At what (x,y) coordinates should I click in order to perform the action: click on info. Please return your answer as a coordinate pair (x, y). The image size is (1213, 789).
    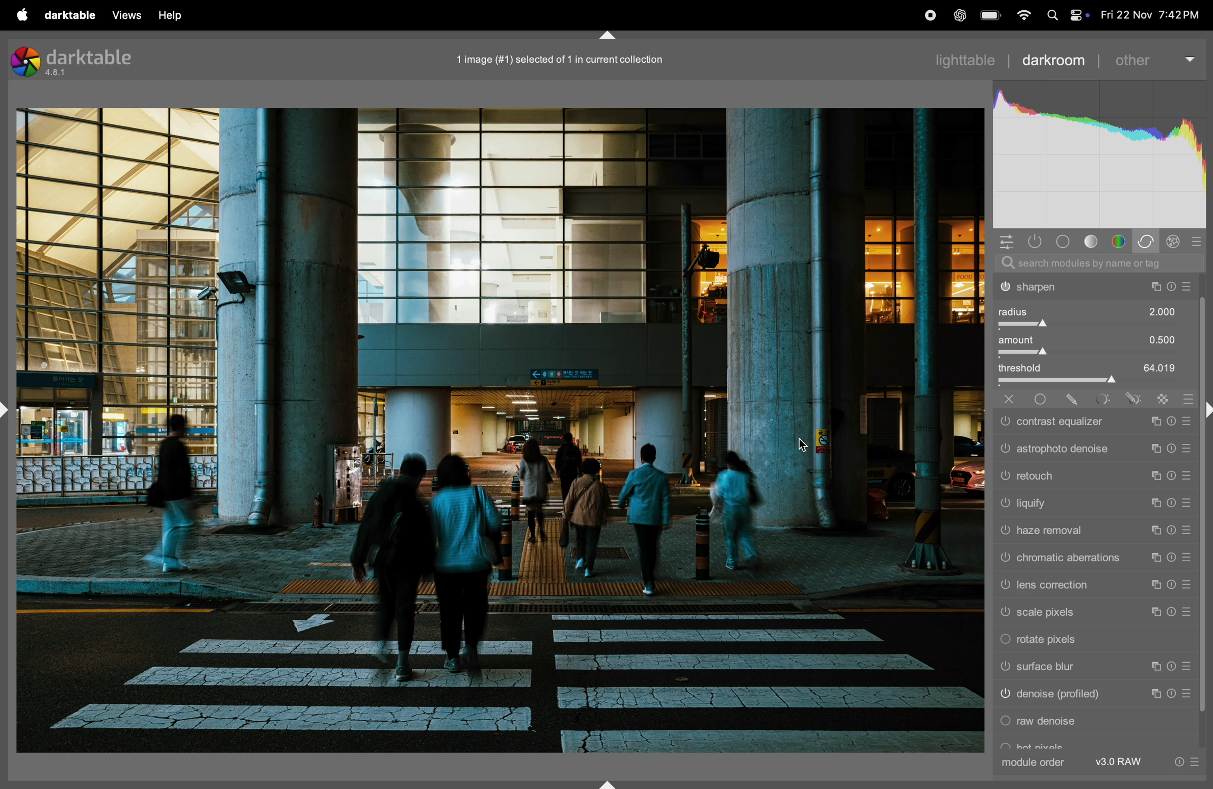
    Looking at the image, I should click on (1185, 762).